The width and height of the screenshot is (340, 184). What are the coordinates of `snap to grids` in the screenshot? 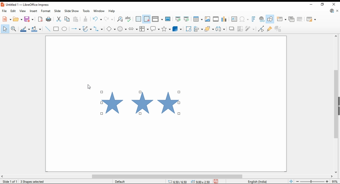 It's located at (147, 19).